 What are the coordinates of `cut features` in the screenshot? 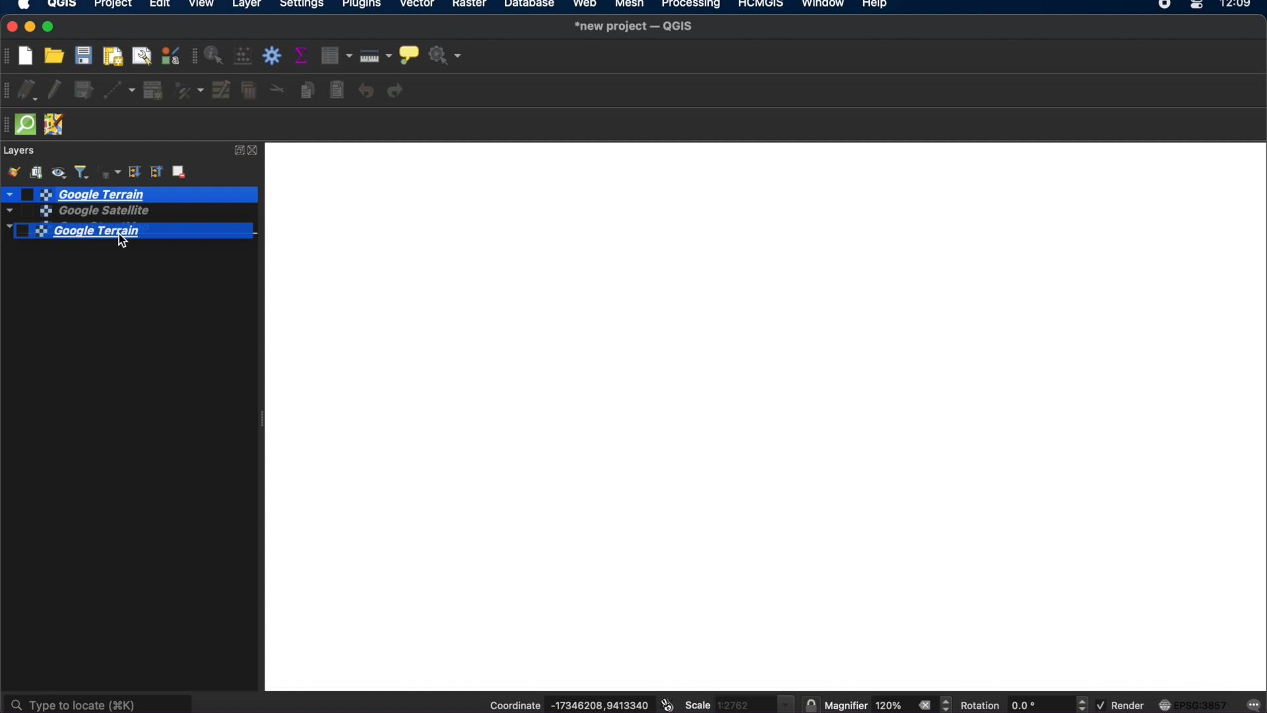 It's located at (276, 89).